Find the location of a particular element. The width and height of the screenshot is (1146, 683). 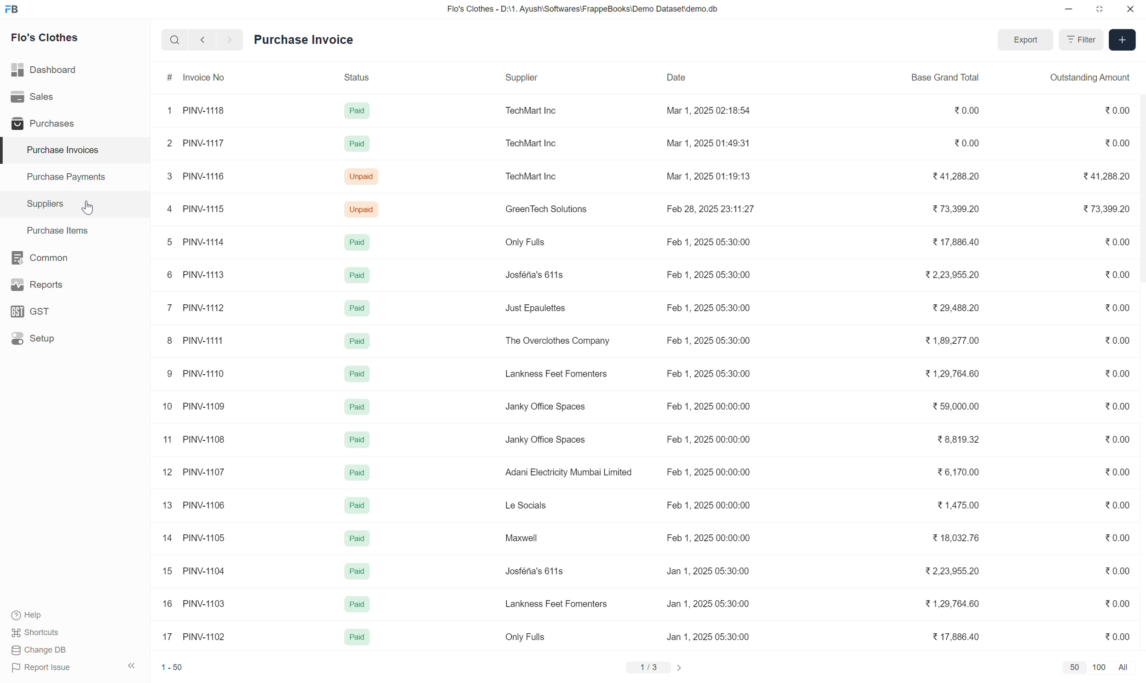

Purchase Payments is located at coordinates (70, 174).